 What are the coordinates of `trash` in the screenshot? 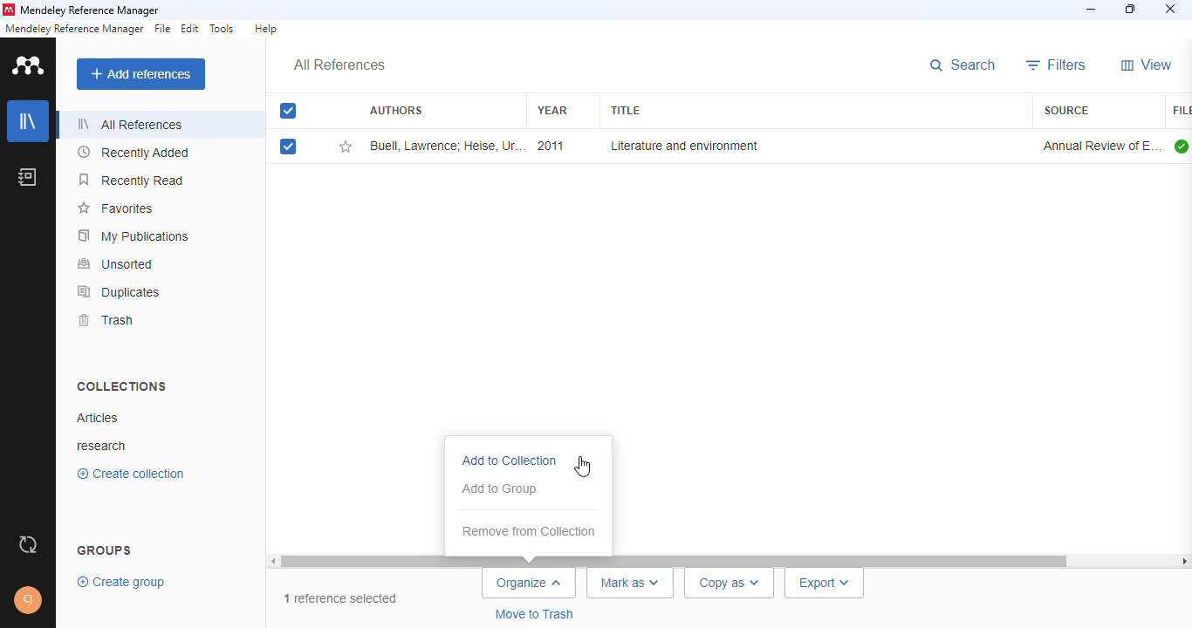 It's located at (106, 320).